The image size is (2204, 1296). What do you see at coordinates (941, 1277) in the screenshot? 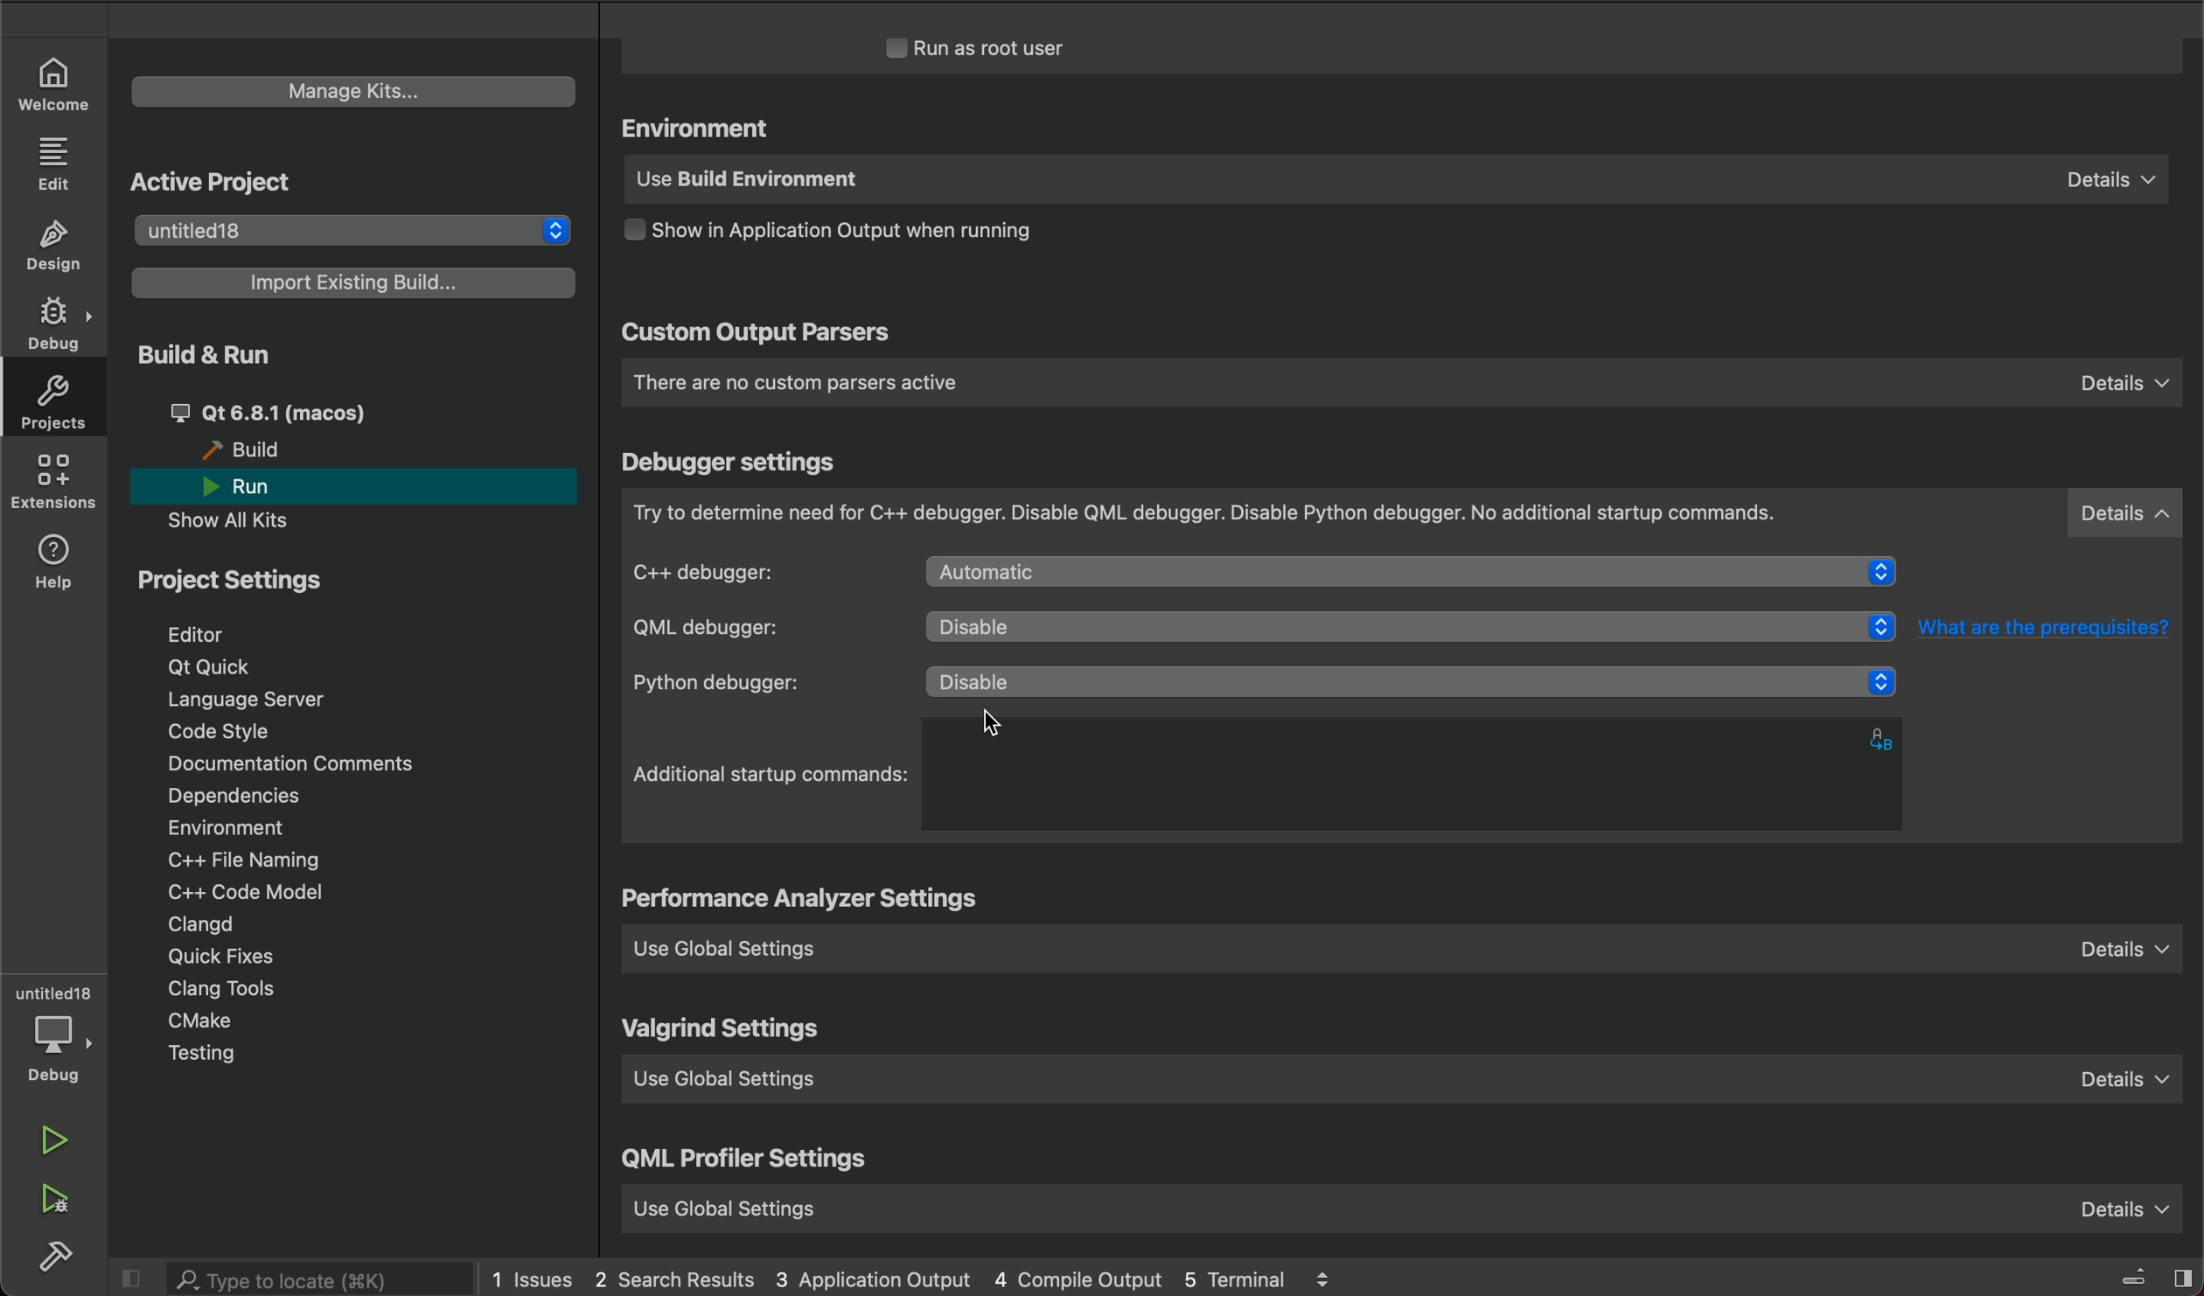
I see `logs` at bounding box center [941, 1277].